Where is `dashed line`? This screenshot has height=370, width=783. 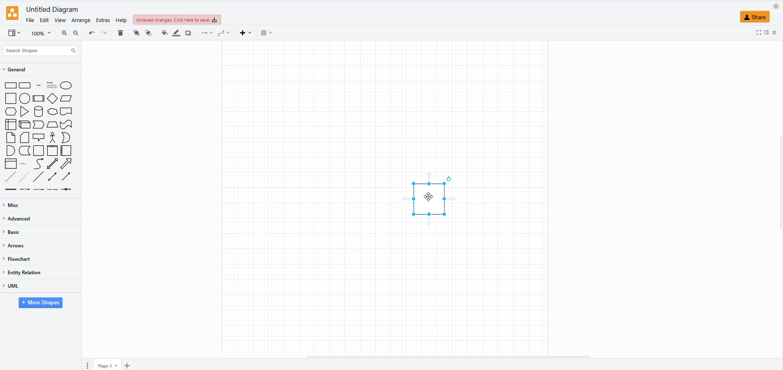 dashed line is located at coordinates (11, 176).